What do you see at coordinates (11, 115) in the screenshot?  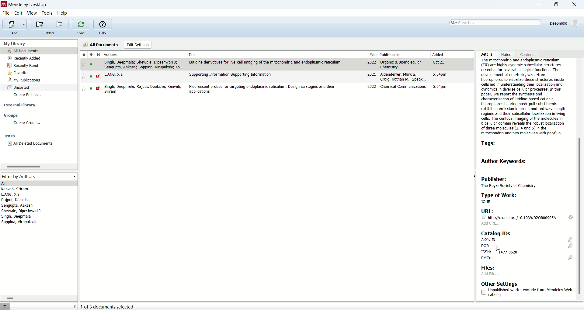 I see `groups` at bounding box center [11, 115].